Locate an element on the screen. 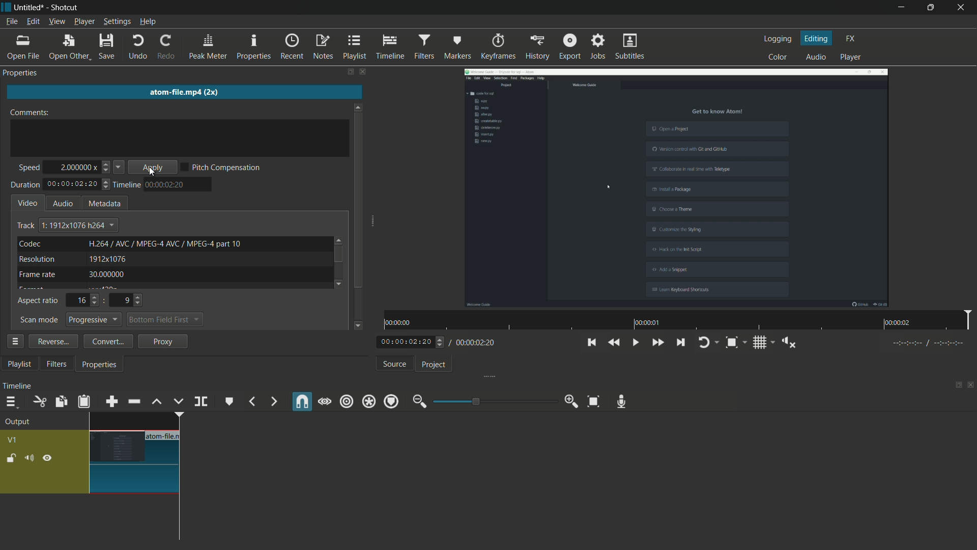 This screenshot has width=977, height=550. filters is located at coordinates (424, 46).